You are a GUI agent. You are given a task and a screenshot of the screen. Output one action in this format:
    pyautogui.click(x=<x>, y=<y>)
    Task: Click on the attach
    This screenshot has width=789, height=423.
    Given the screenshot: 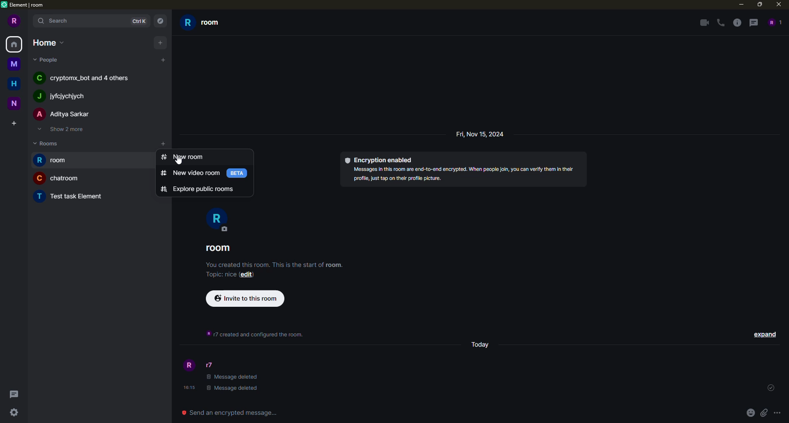 What is the action you would take?
    pyautogui.click(x=764, y=413)
    